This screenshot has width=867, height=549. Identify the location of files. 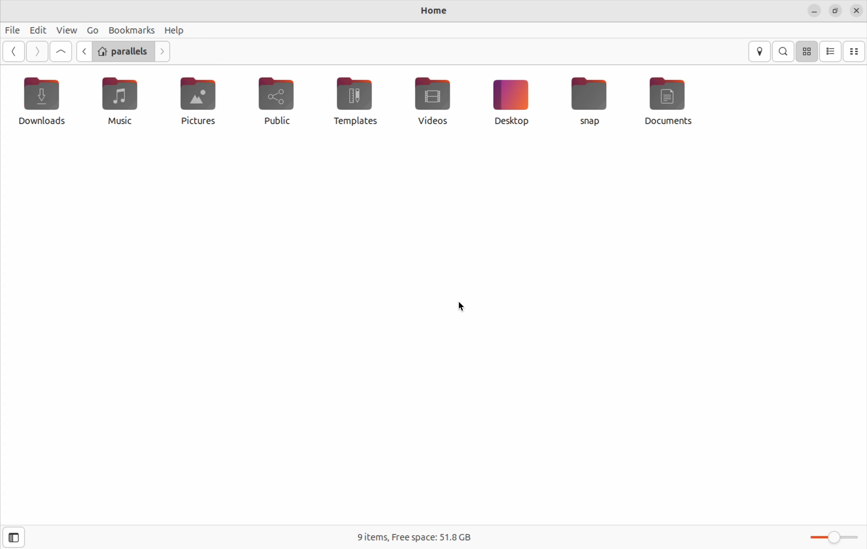
(13, 28).